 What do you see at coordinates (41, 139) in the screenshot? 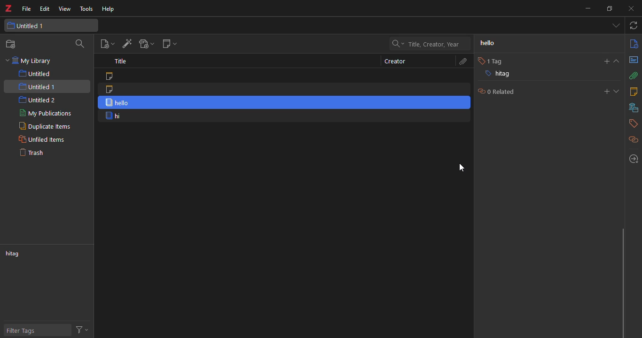
I see `unfiled items` at bounding box center [41, 139].